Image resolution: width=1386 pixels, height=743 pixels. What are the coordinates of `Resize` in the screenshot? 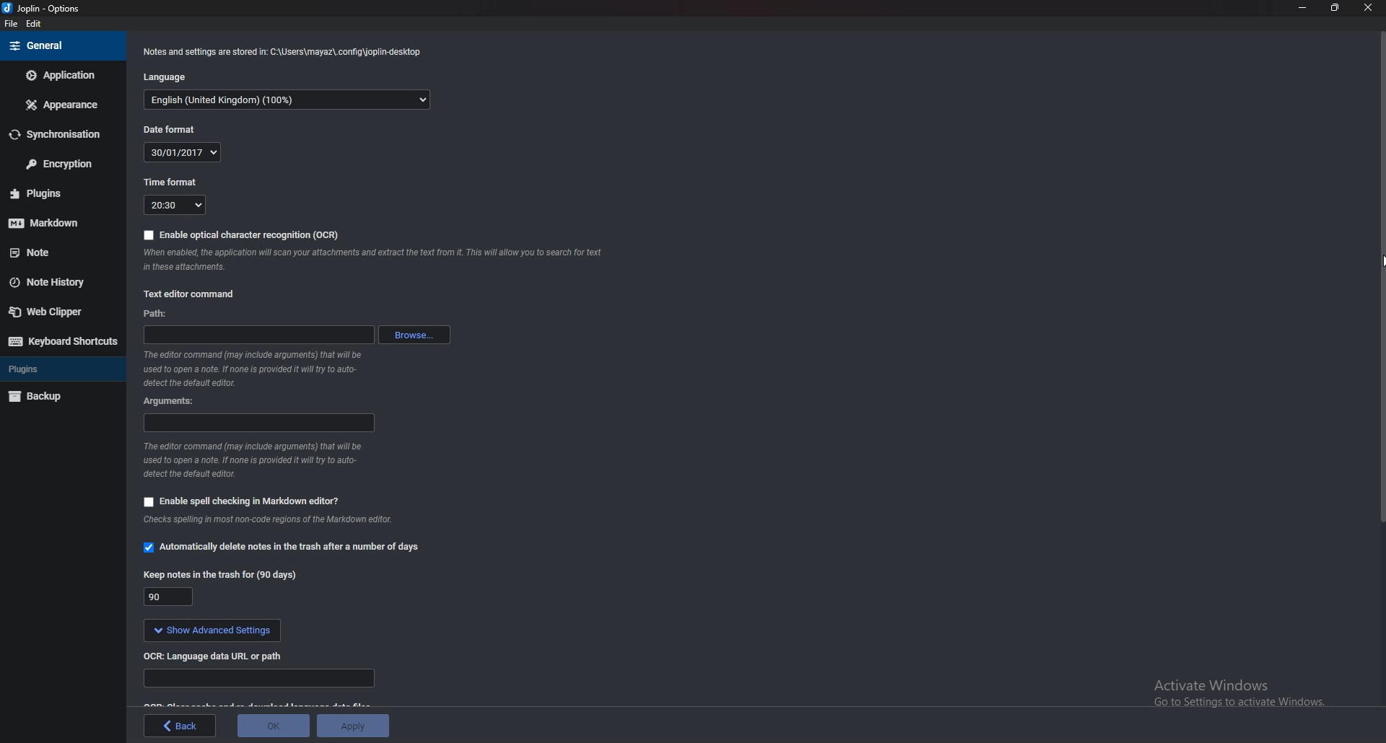 It's located at (1335, 9).